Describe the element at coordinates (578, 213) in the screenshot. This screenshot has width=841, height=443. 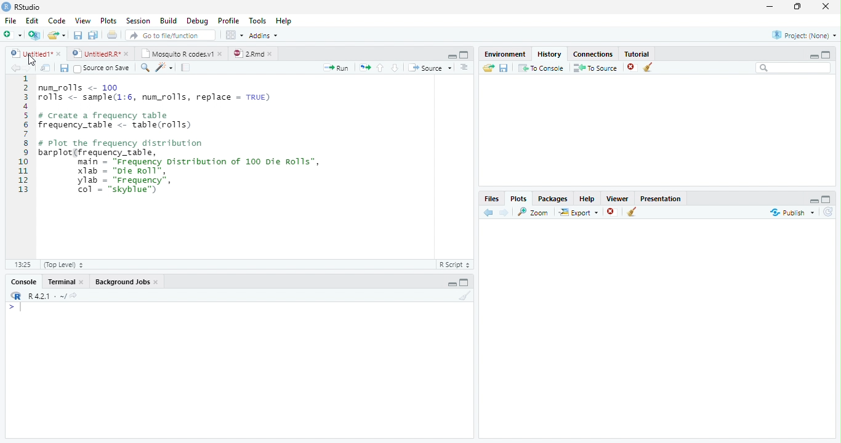
I see `Export` at that location.